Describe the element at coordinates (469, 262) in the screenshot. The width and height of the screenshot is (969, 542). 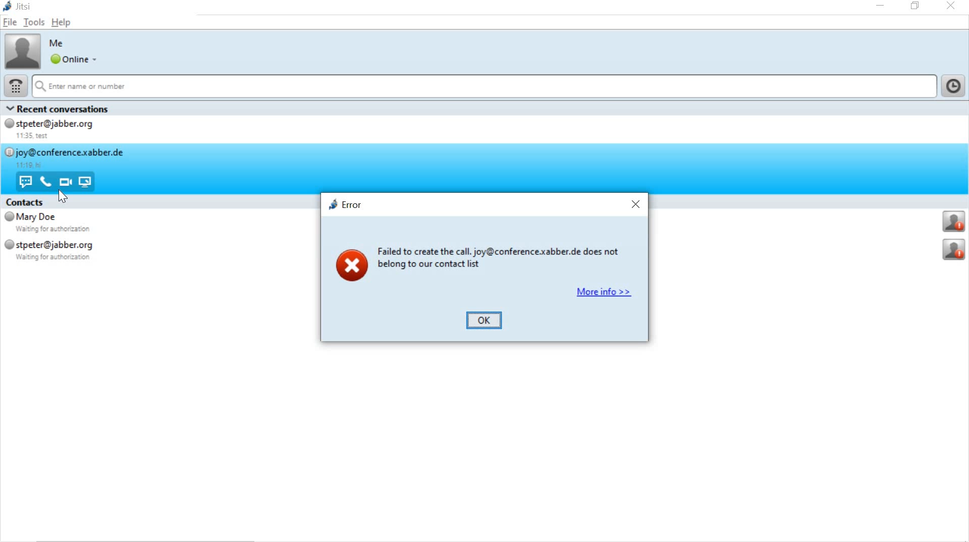
I see `error message: failed` at that location.